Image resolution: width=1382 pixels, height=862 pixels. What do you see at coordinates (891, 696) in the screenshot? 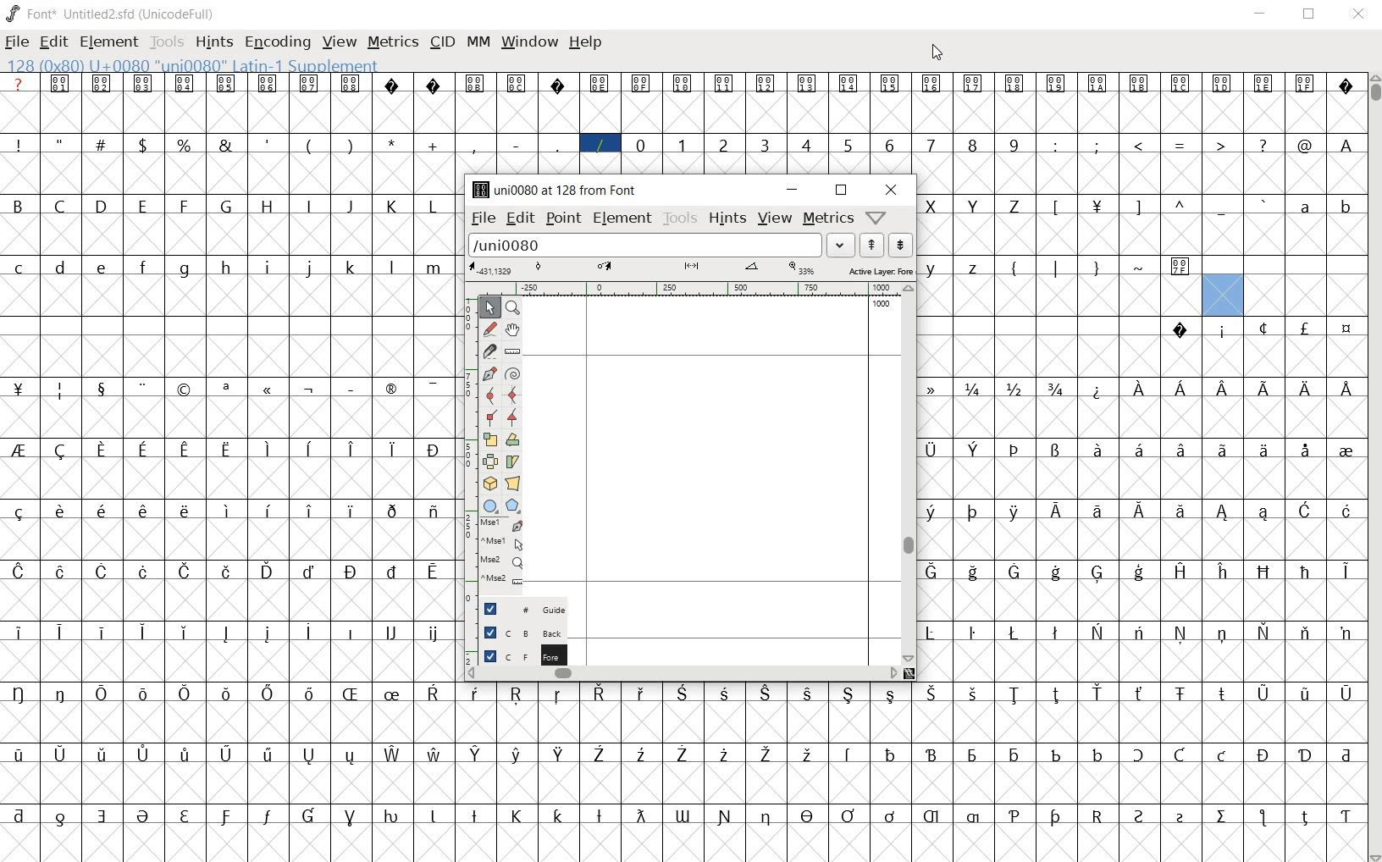
I see `glyph` at bounding box center [891, 696].